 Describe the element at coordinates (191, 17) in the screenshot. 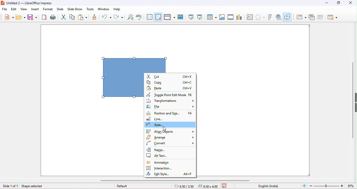

I see `start from beginning` at that location.